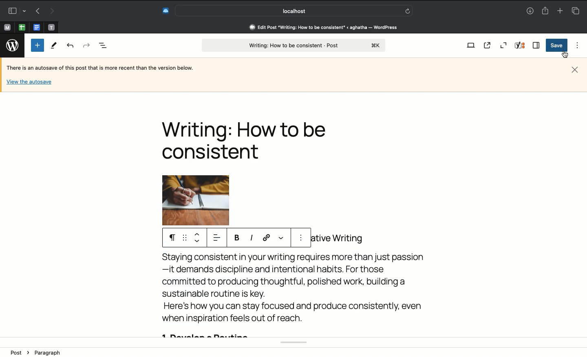  Describe the element at coordinates (281, 236) in the screenshot. I see `View more` at that location.